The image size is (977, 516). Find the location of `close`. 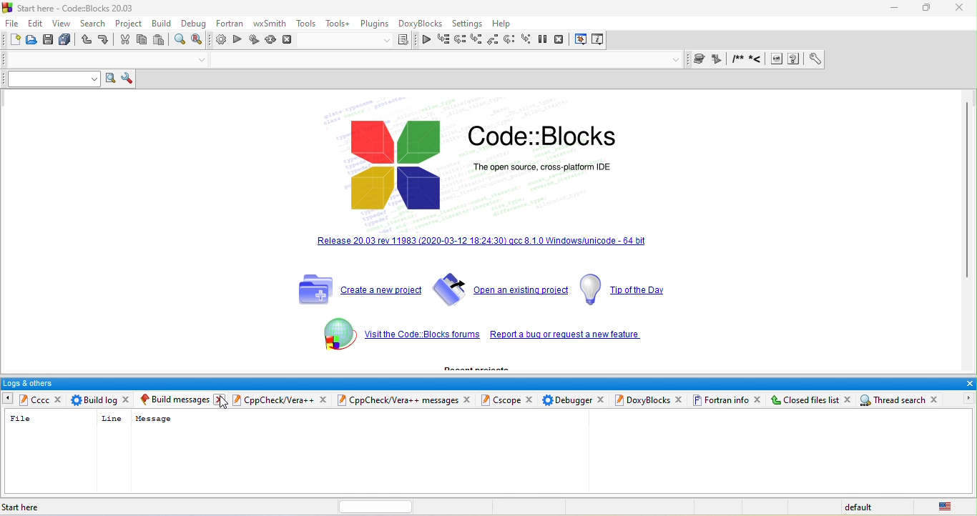

close is located at coordinates (680, 400).